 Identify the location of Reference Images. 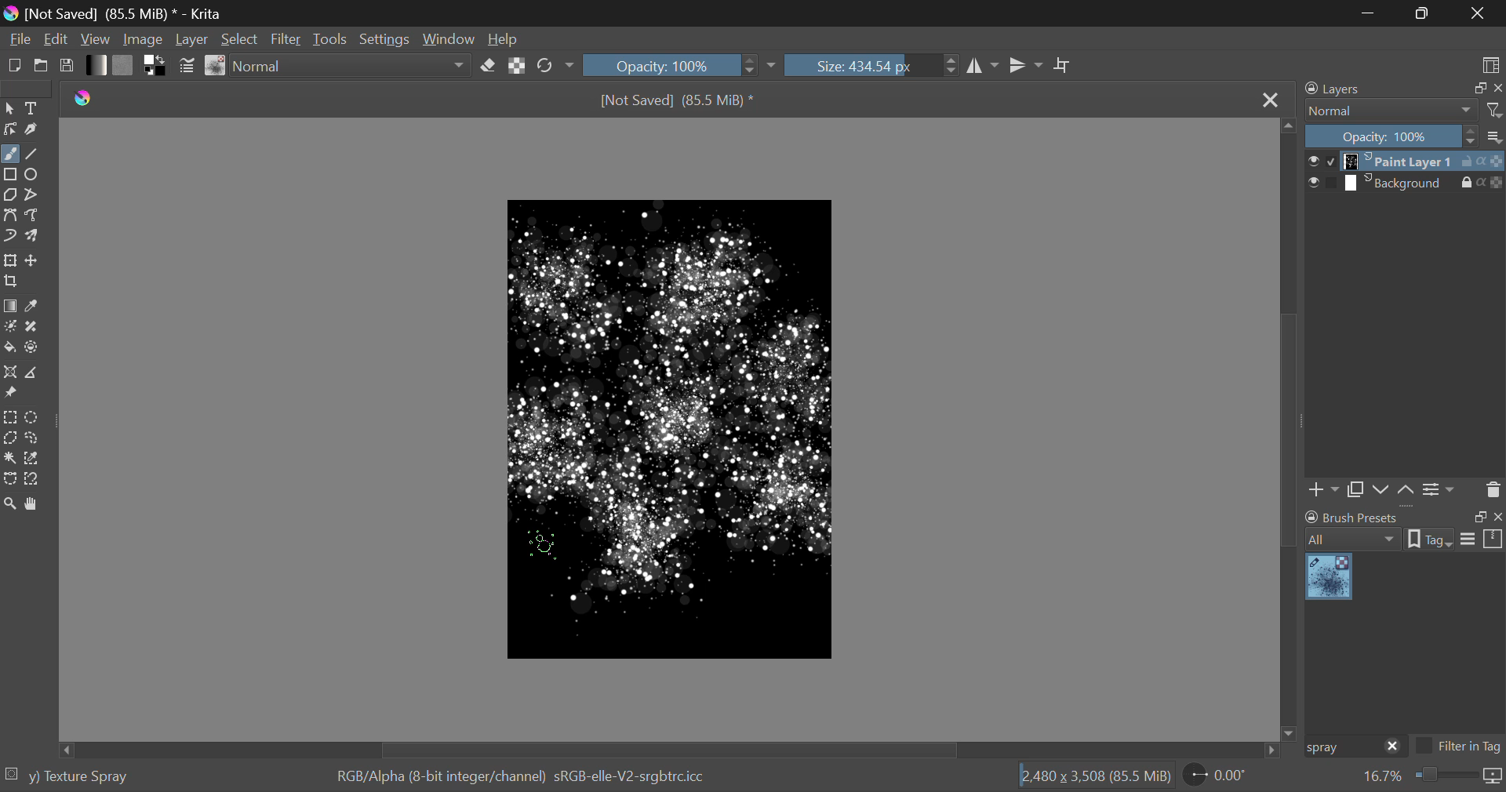
(9, 393).